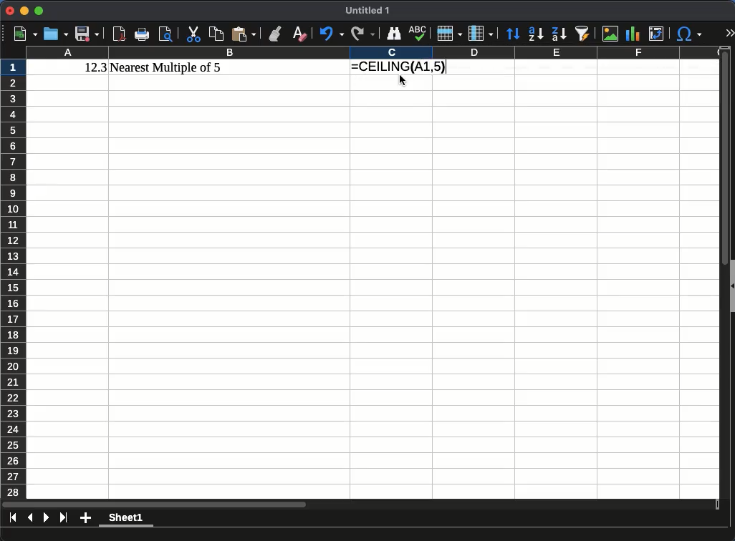  Describe the element at coordinates (688, 34) in the screenshot. I see `special character` at that location.